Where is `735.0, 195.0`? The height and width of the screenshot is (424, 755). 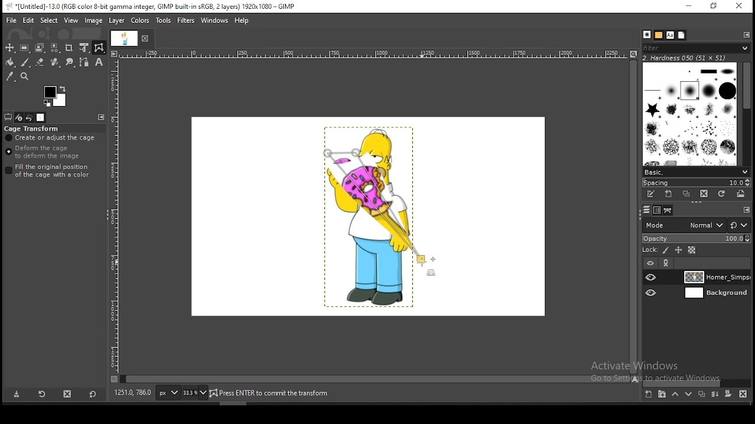 735.0, 195.0 is located at coordinates (133, 392).